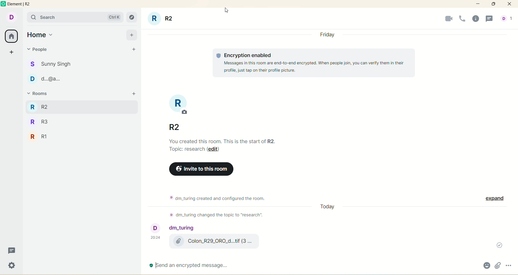 This screenshot has height=275, width=518. Describe the element at coordinates (42, 94) in the screenshot. I see `rooms` at that location.